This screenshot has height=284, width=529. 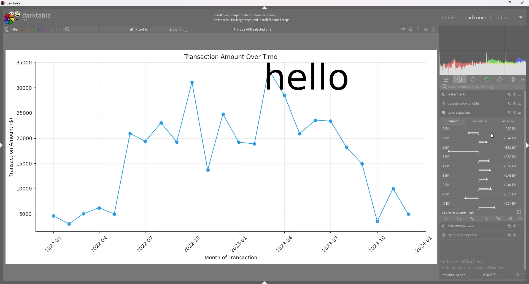 I want to click on -4 EV force, so click(x=480, y=168).